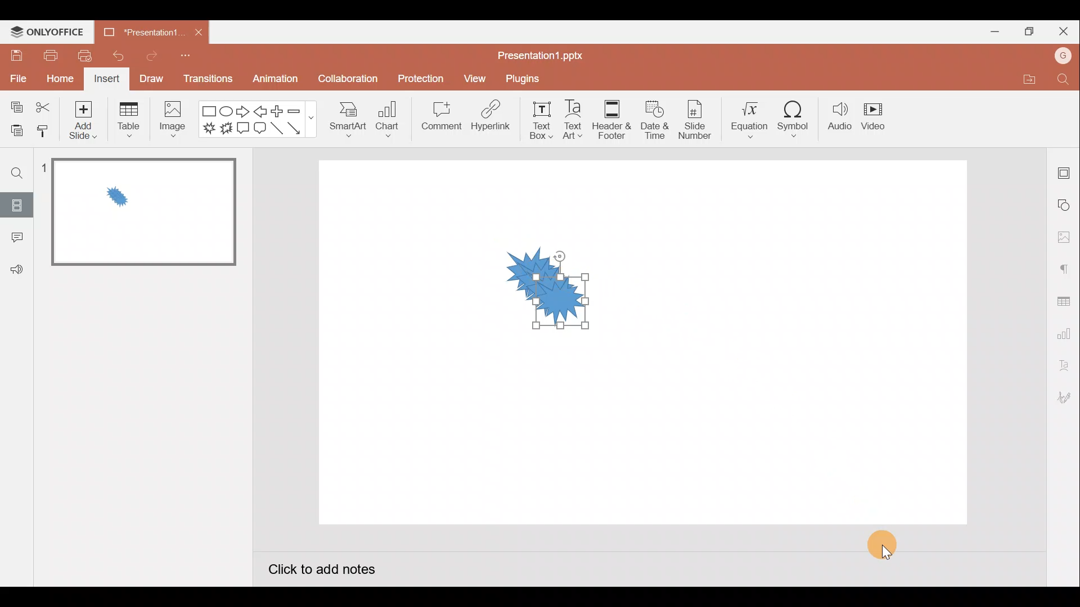 The height and width of the screenshot is (607, 1080). What do you see at coordinates (1027, 31) in the screenshot?
I see `Maximize` at bounding box center [1027, 31].